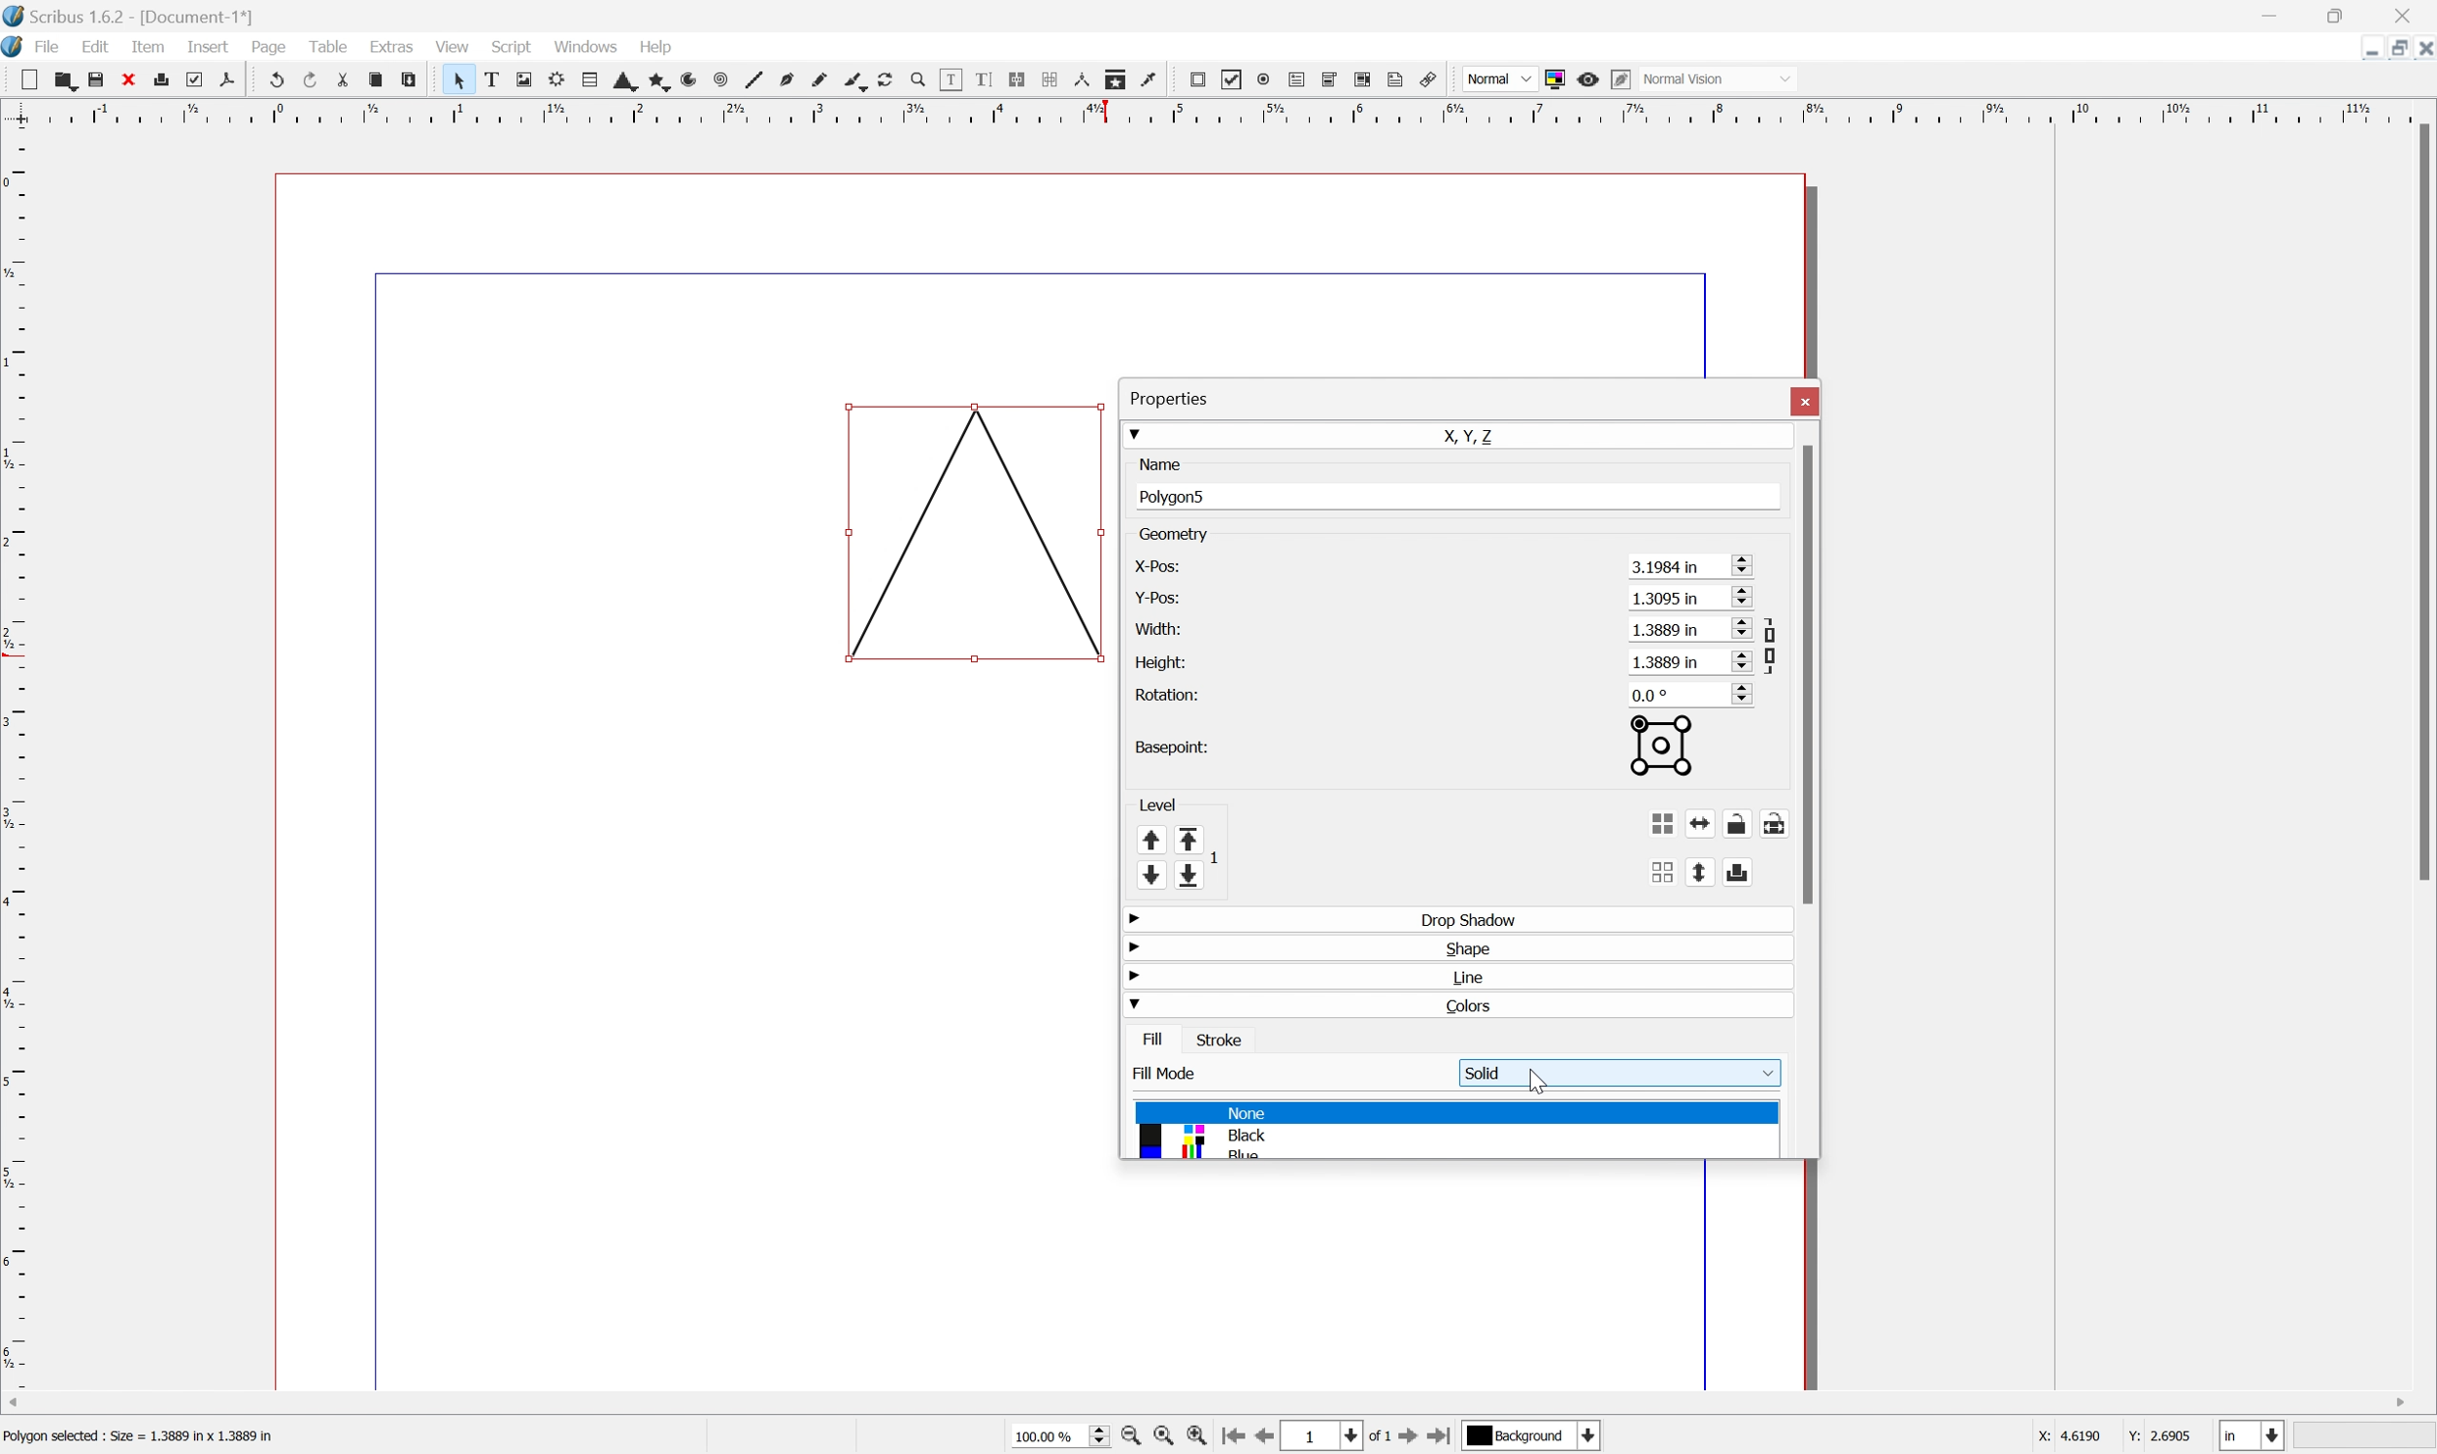 Image resolution: width=2437 pixels, height=1454 pixels. What do you see at coordinates (308, 78) in the screenshot?
I see `Redo` at bounding box center [308, 78].